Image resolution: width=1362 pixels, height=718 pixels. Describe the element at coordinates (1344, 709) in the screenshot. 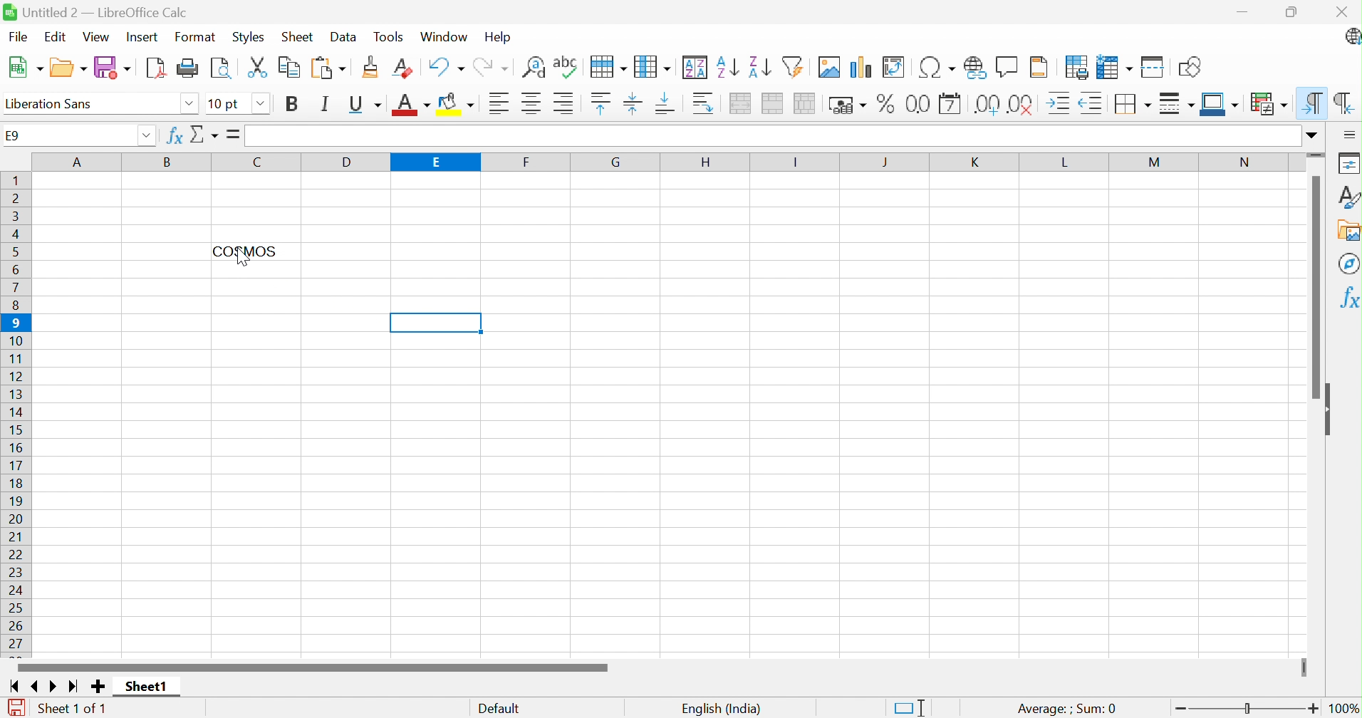

I see `100%` at that location.